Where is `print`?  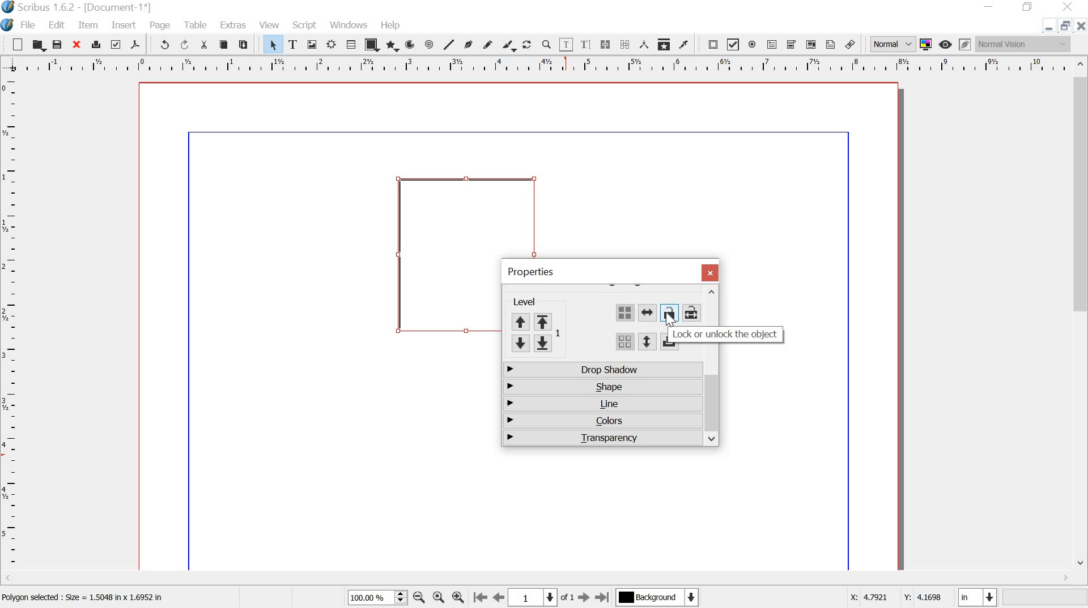 print is located at coordinates (96, 44).